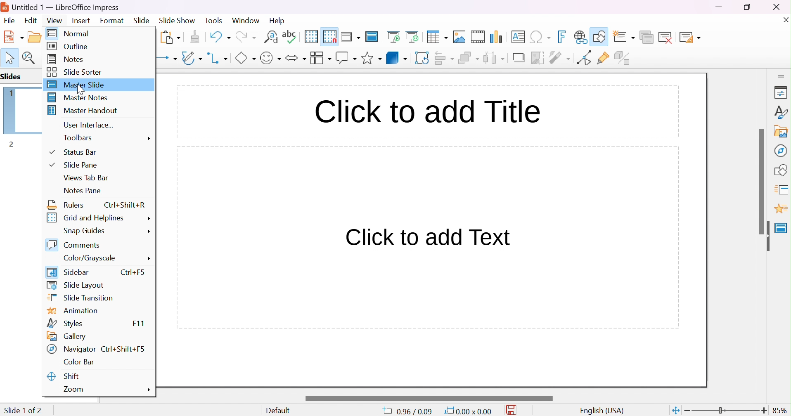  I want to click on color/grayscale, so click(90, 258).